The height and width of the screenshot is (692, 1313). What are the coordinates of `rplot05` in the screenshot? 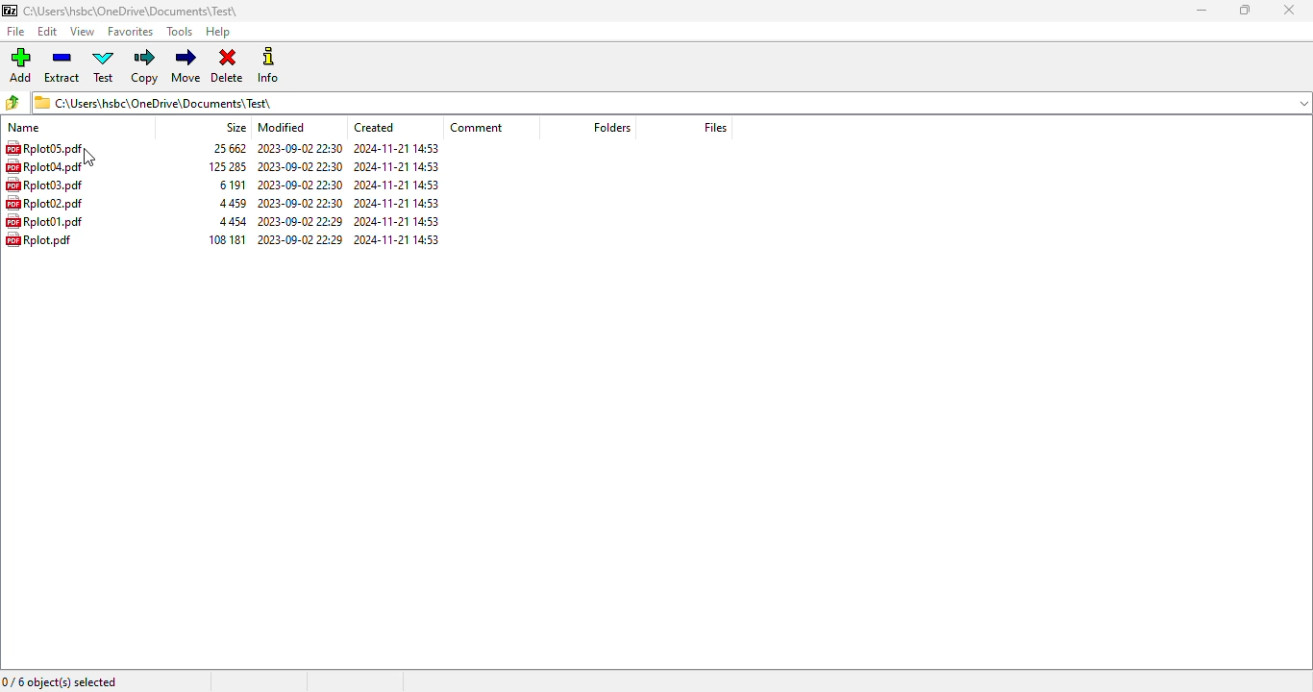 It's located at (43, 147).